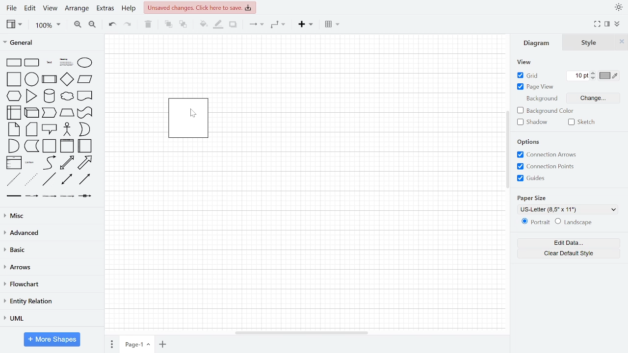 This screenshot has height=353, width=628. Describe the element at coordinates (547, 166) in the screenshot. I see `connection points` at that location.